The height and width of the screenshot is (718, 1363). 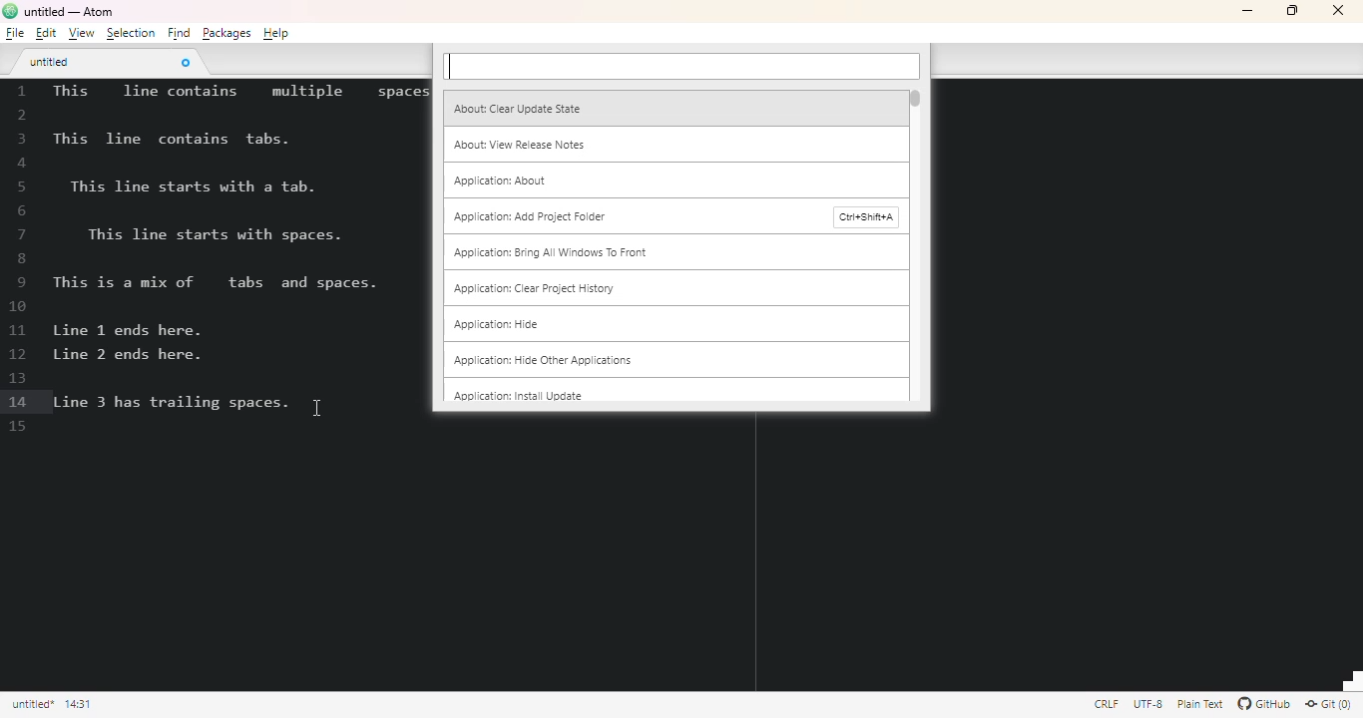 I want to click on selection, so click(x=131, y=33).